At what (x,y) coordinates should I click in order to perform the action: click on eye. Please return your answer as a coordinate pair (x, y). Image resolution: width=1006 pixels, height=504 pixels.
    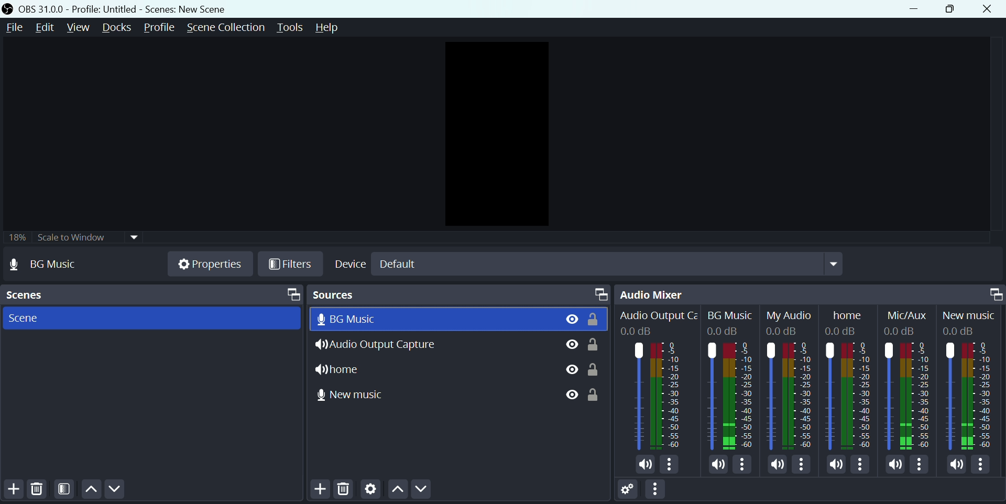
    Looking at the image, I should click on (568, 369).